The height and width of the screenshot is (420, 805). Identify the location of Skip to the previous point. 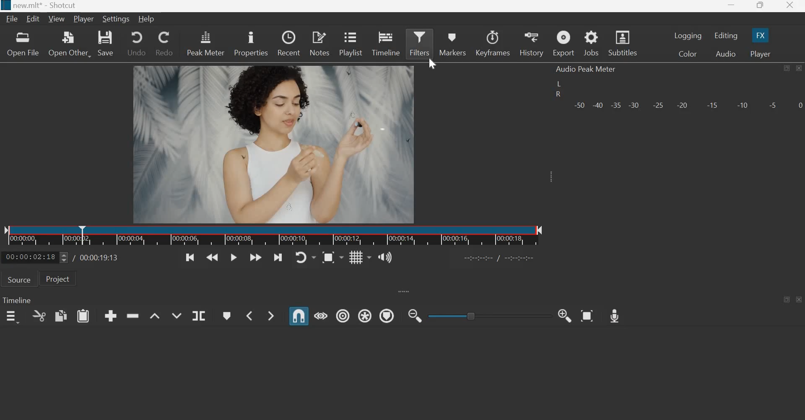
(192, 257).